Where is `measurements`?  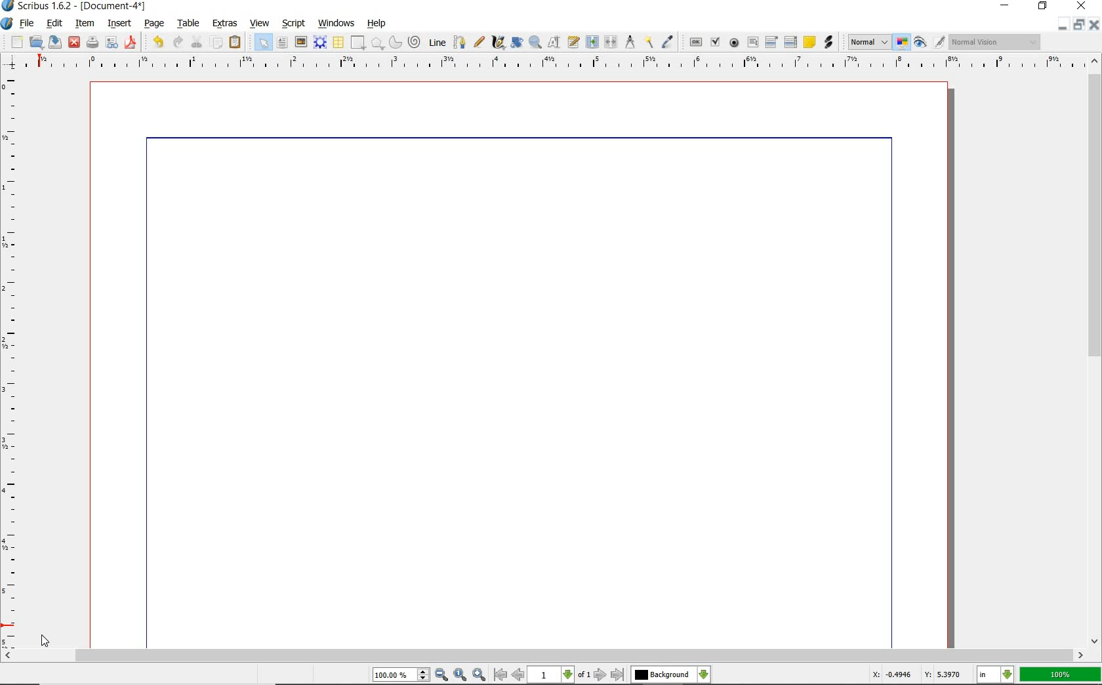 measurements is located at coordinates (630, 43).